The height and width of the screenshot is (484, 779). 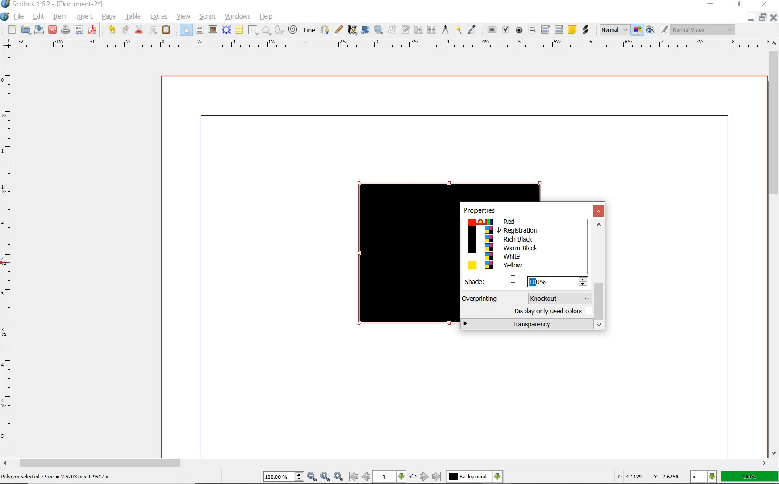 I want to click on Overprinting, so click(x=481, y=299).